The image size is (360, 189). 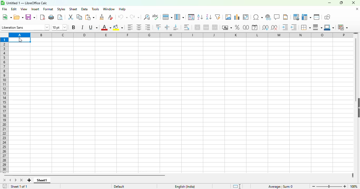 What do you see at coordinates (73, 9) in the screenshot?
I see `sheet` at bounding box center [73, 9].